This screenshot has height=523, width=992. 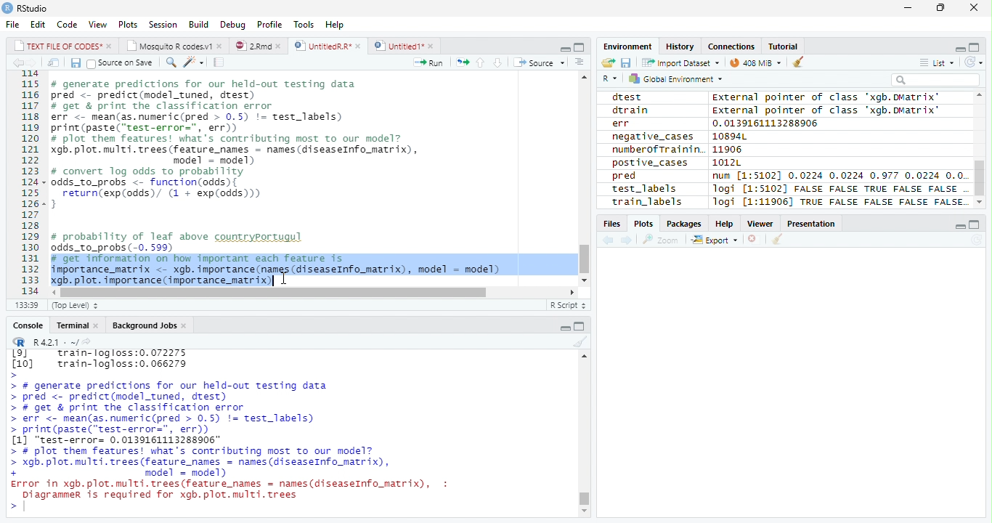 I want to click on Terminal, so click(x=76, y=326).